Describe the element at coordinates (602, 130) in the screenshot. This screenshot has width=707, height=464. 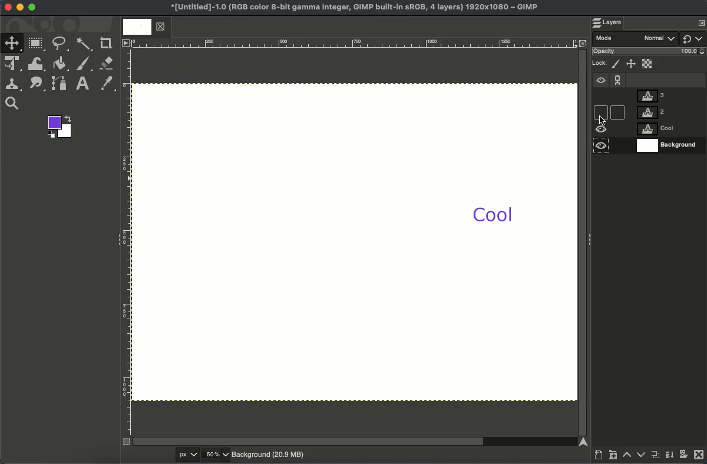
I see `Visible` at that location.